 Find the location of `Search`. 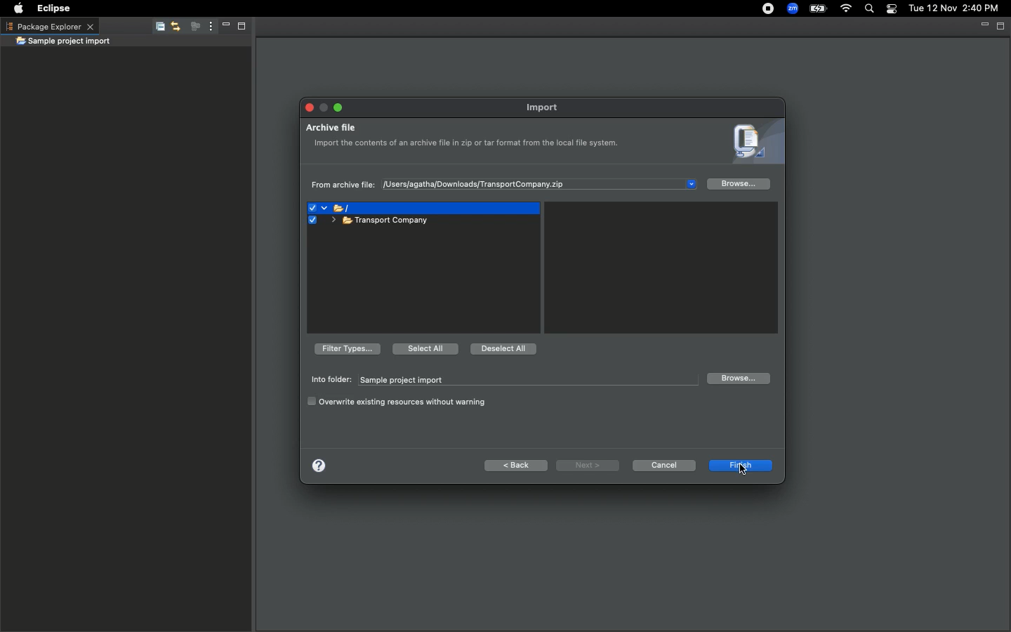

Search is located at coordinates (868, 9).